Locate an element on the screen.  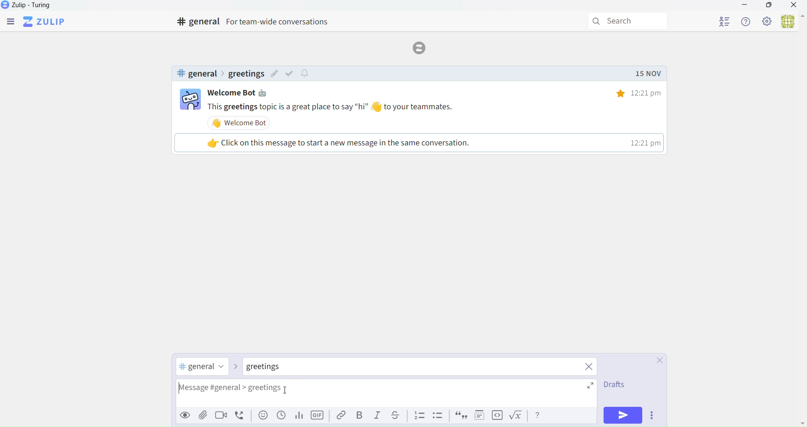
Links is located at coordinates (339, 416).